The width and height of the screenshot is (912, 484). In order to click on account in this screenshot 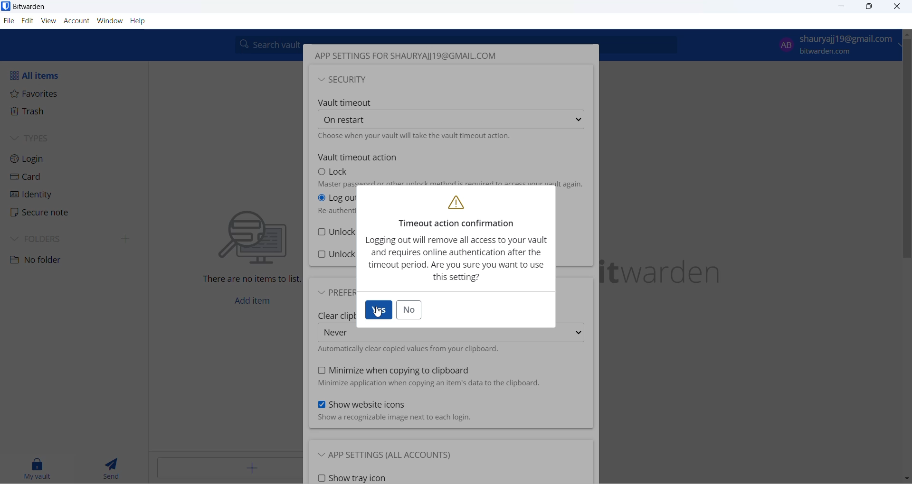, I will do `click(76, 21)`.